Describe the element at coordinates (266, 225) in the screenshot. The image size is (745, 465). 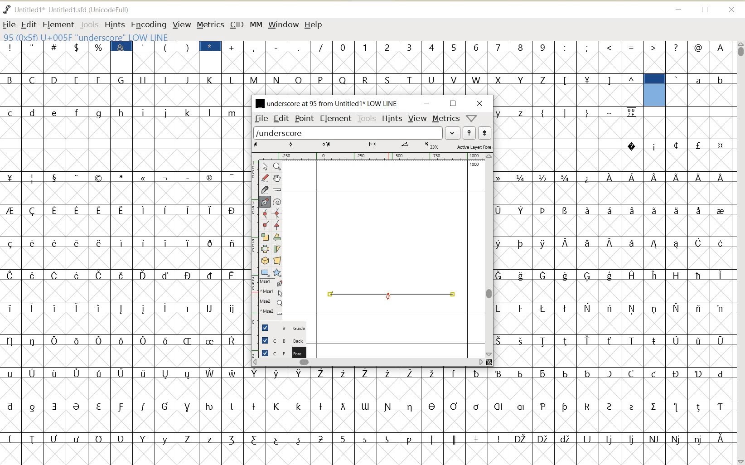
I see `Add a corner point` at that location.